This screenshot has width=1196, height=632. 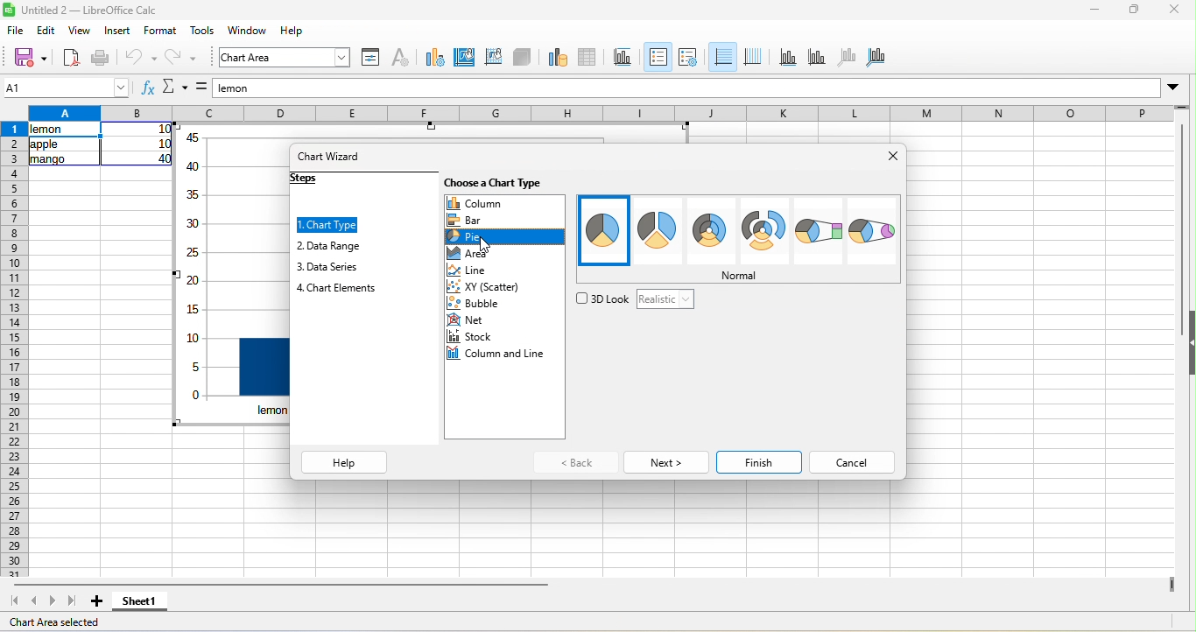 I want to click on data range, so click(x=553, y=56).